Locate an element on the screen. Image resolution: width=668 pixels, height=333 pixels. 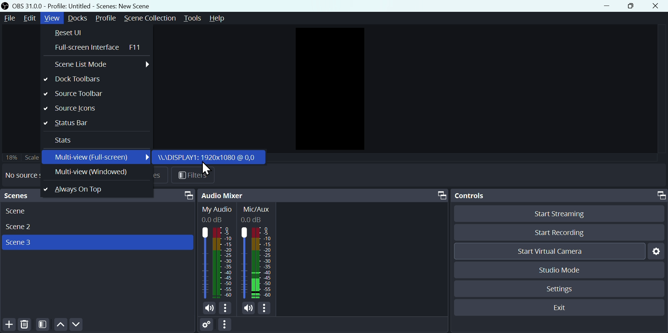
Move up is located at coordinates (60, 325).